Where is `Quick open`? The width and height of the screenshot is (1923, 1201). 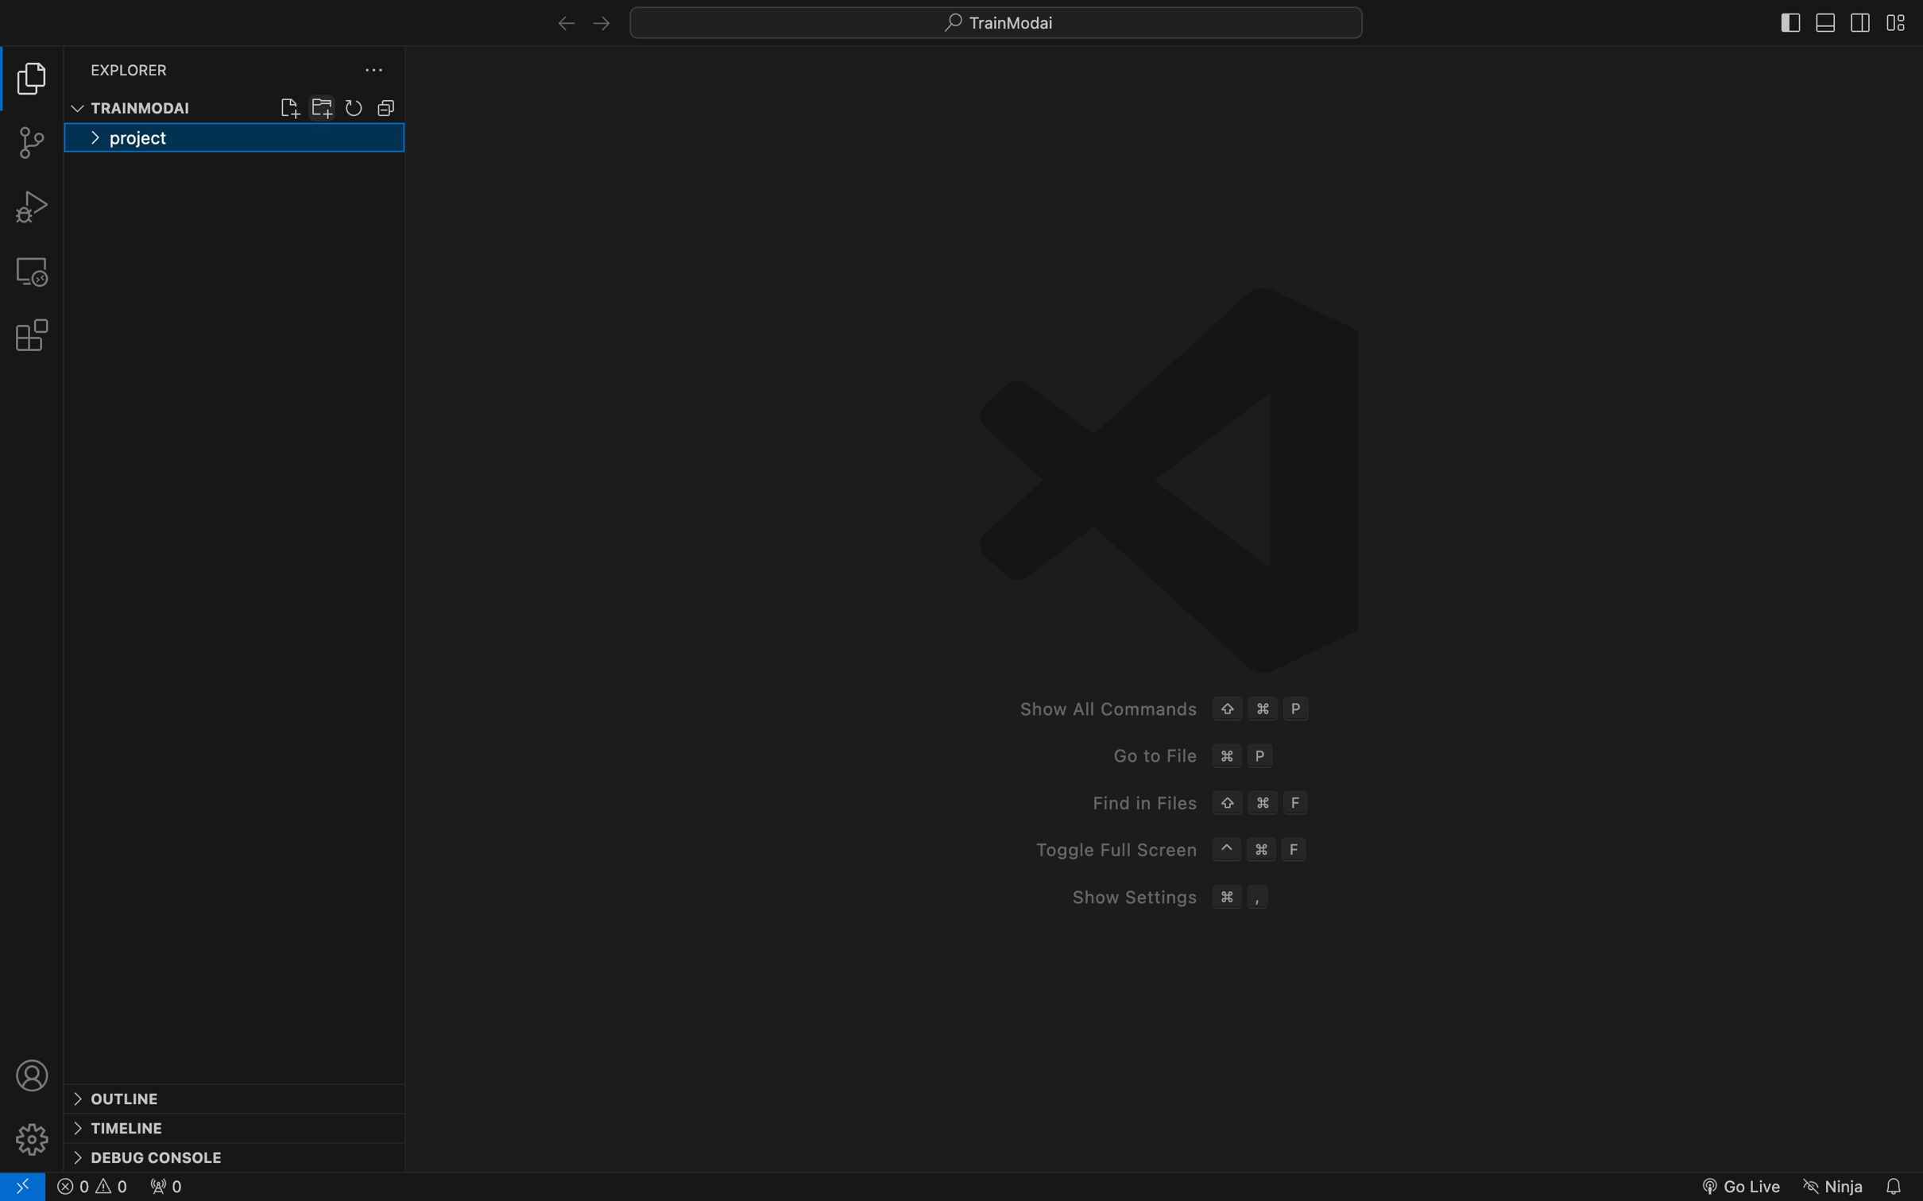
Quick open is located at coordinates (1000, 23).